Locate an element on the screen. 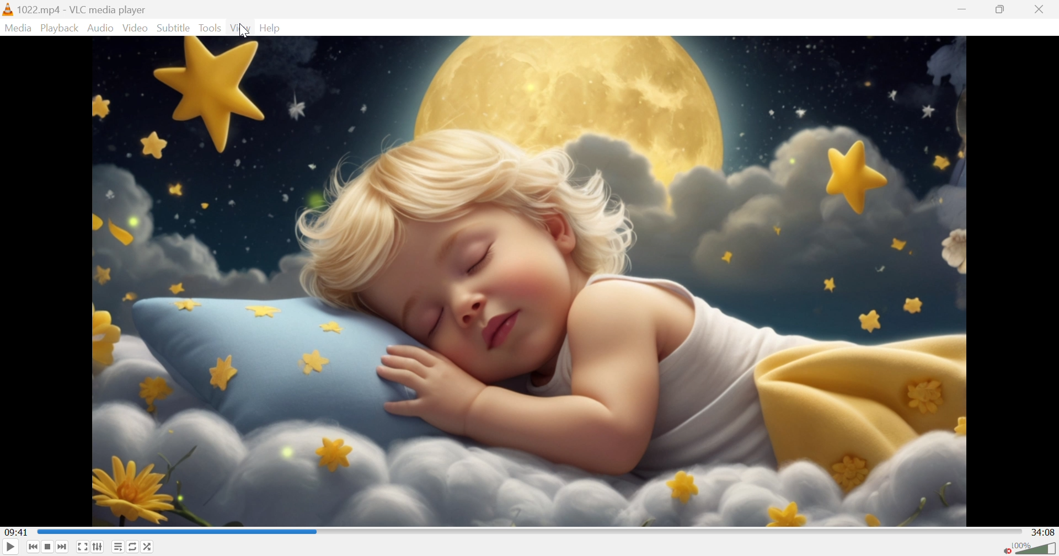 This screenshot has height=556, width=1059. Video is located at coordinates (135, 29).